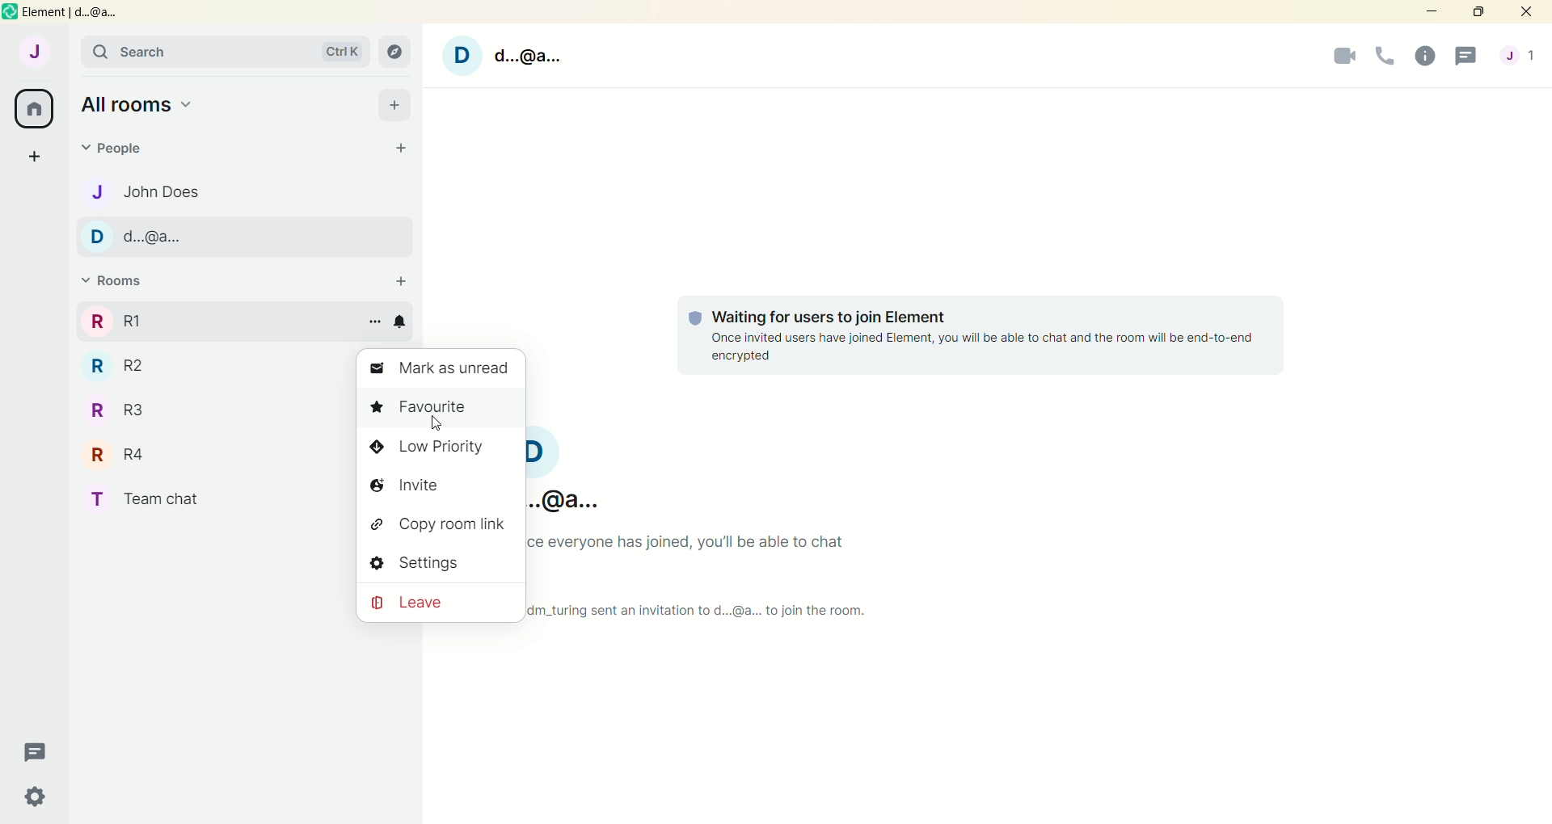 This screenshot has height=824, width=1552. Describe the element at coordinates (1476, 14) in the screenshot. I see `Maximize ` at that location.